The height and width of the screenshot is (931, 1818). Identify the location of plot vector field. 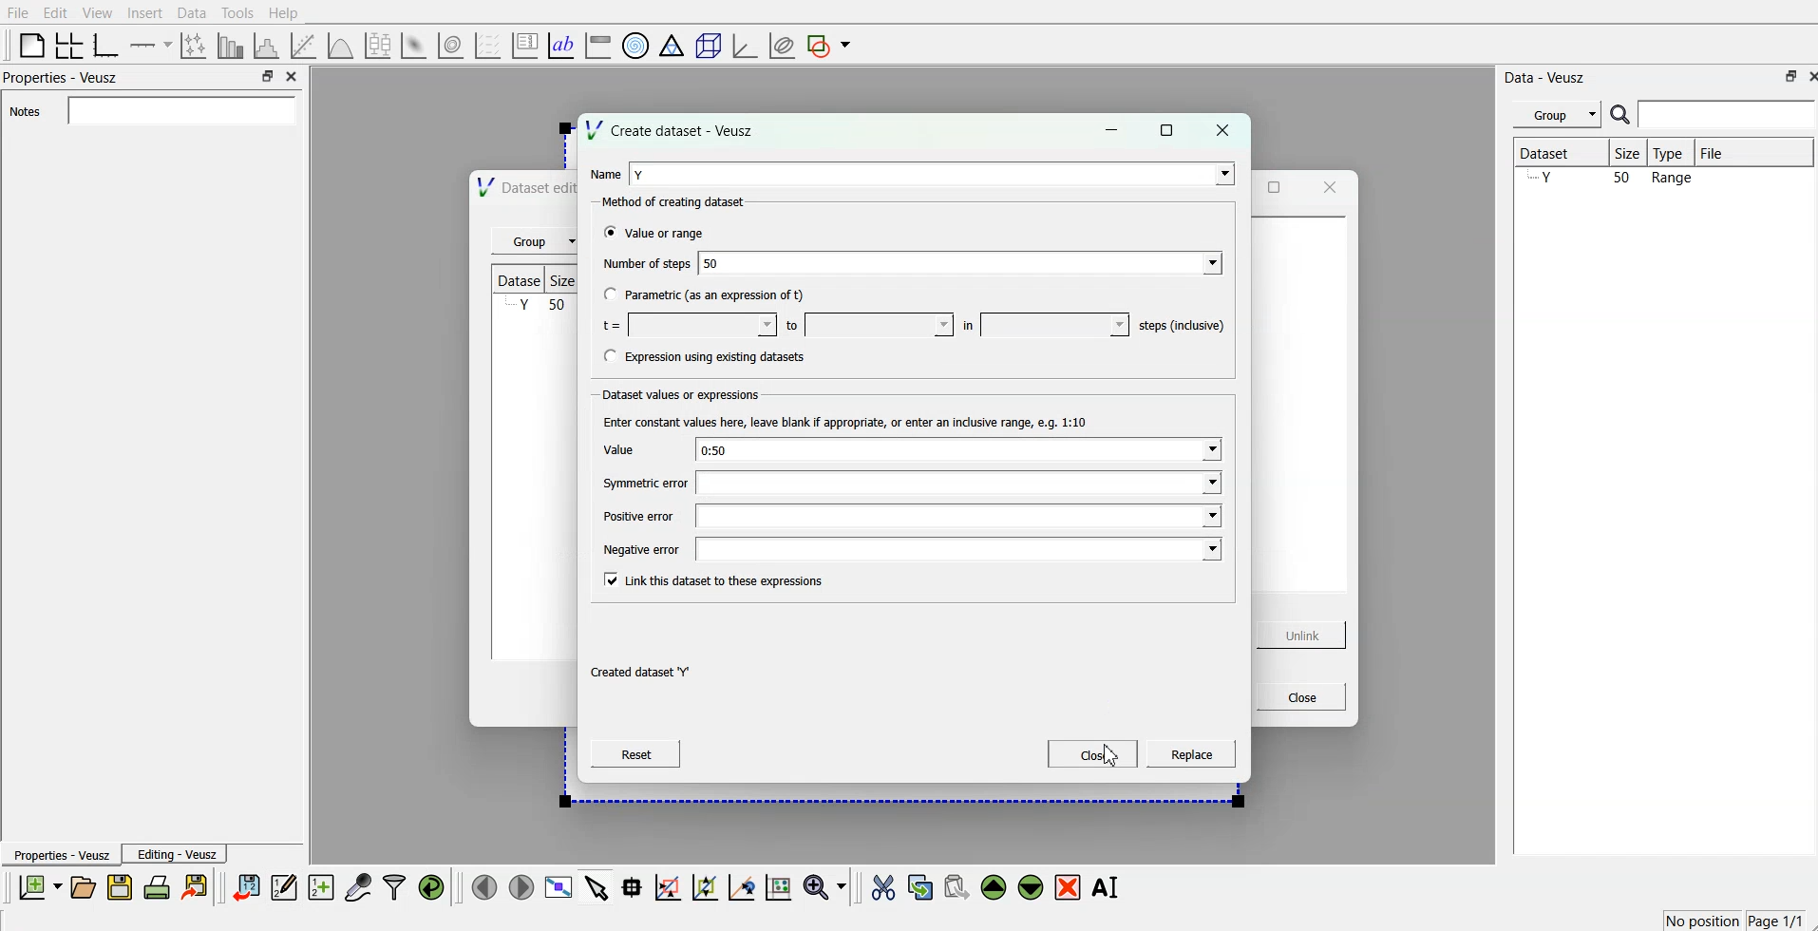
(486, 43).